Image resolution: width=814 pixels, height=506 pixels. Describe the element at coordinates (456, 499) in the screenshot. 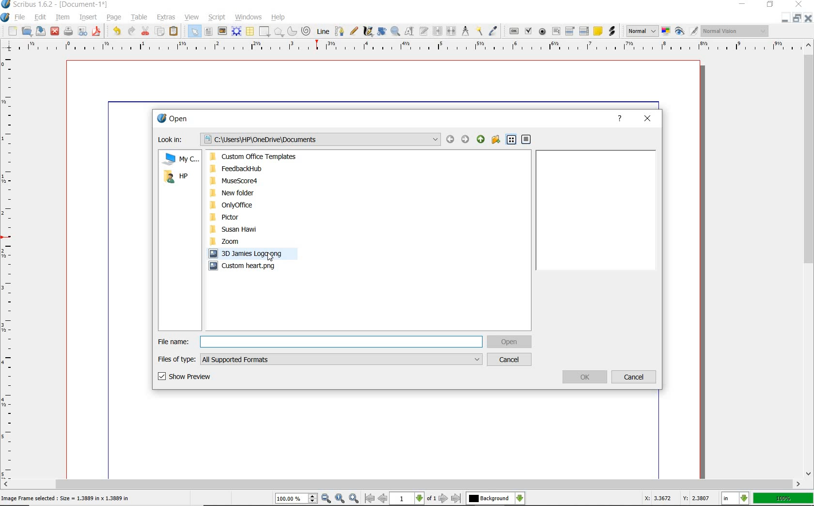

I see `Last Page` at that location.